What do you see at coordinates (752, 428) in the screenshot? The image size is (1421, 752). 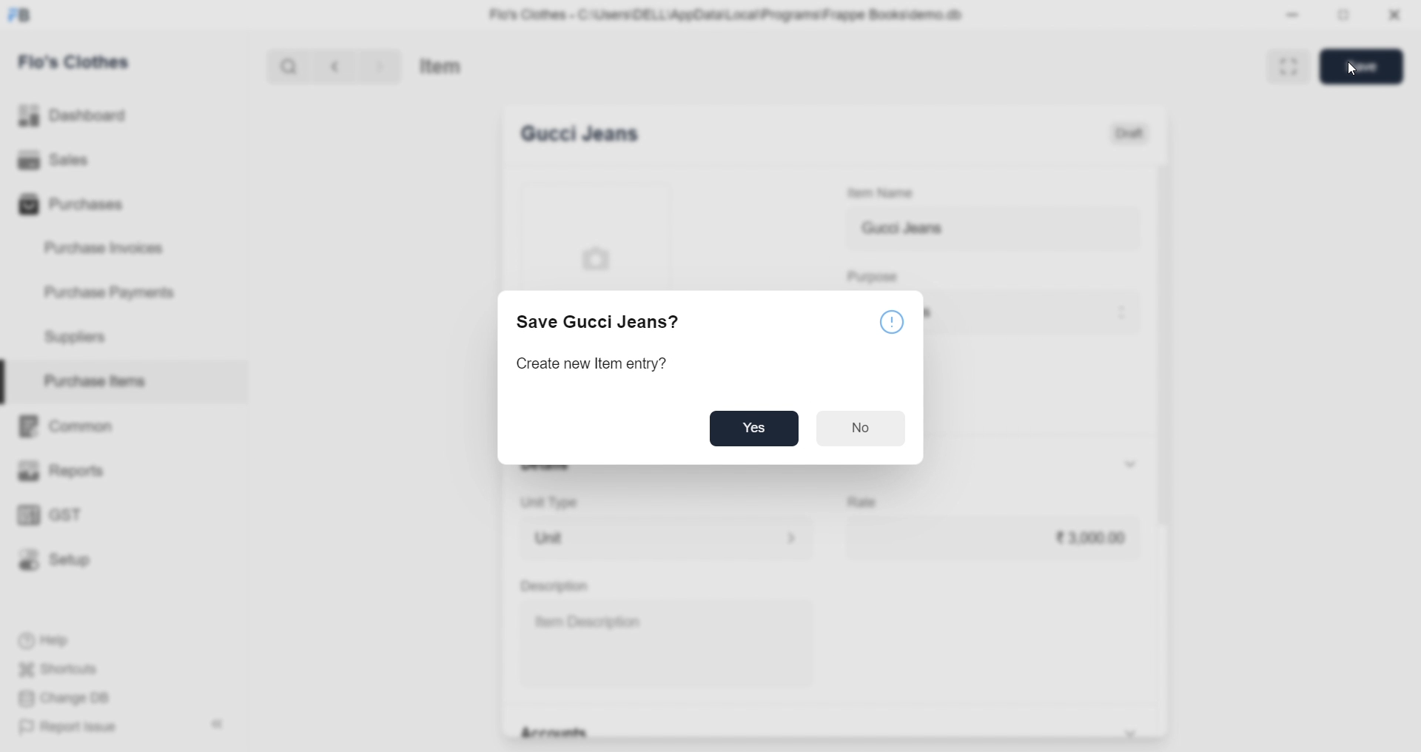 I see `Yes` at bounding box center [752, 428].